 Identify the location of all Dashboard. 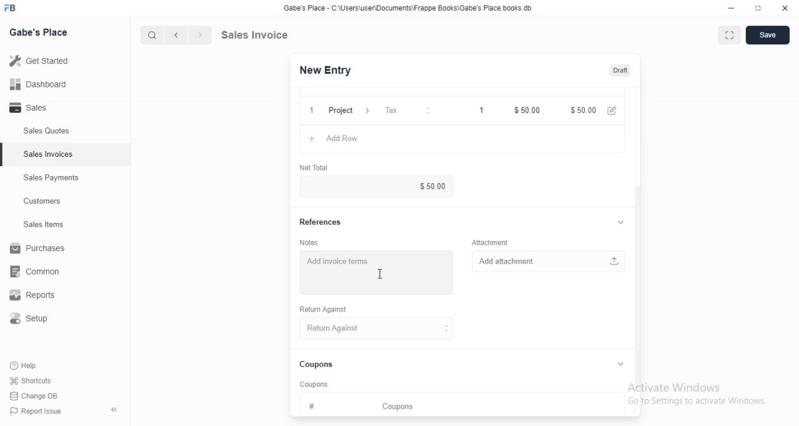
(43, 88).